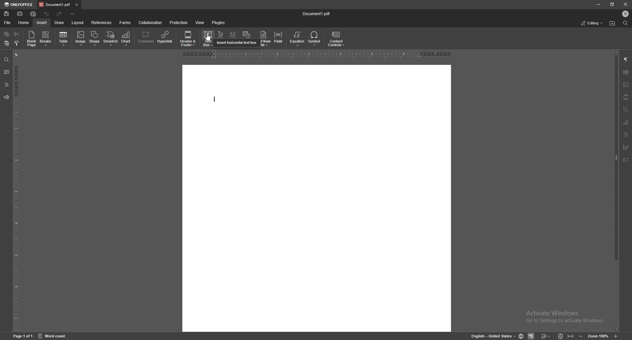 This screenshot has width=632, height=340. What do you see at coordinates (626, 134) in the screenshot?
I see `text art` at bounding box center [626, 134].